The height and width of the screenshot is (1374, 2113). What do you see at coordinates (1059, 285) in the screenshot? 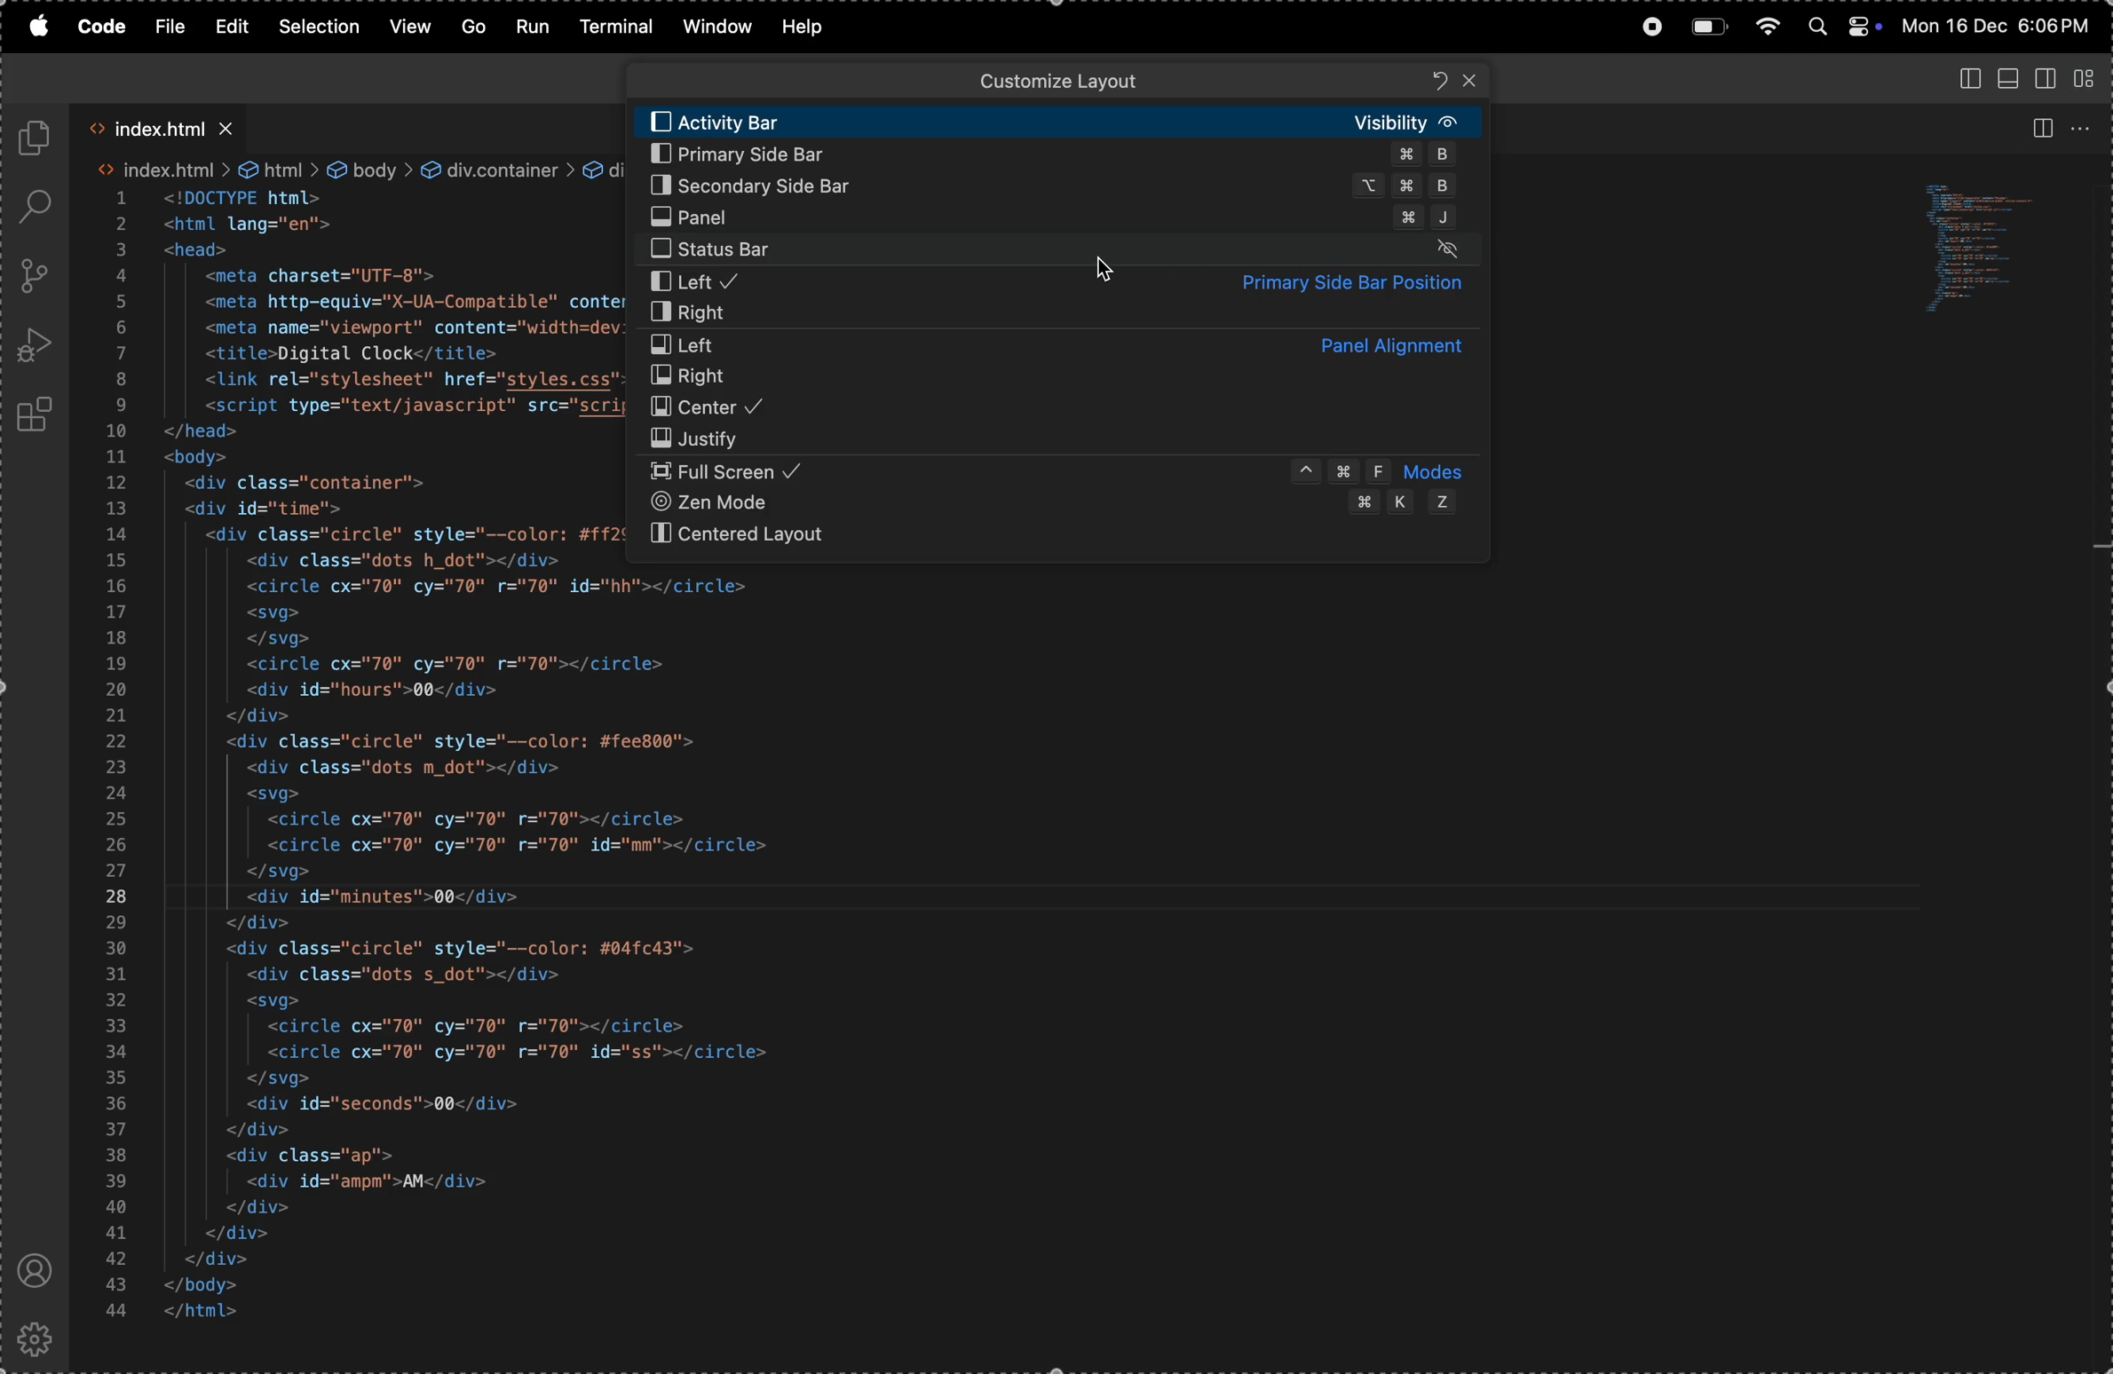
I see `left ` at bounding box center [1059, 285].